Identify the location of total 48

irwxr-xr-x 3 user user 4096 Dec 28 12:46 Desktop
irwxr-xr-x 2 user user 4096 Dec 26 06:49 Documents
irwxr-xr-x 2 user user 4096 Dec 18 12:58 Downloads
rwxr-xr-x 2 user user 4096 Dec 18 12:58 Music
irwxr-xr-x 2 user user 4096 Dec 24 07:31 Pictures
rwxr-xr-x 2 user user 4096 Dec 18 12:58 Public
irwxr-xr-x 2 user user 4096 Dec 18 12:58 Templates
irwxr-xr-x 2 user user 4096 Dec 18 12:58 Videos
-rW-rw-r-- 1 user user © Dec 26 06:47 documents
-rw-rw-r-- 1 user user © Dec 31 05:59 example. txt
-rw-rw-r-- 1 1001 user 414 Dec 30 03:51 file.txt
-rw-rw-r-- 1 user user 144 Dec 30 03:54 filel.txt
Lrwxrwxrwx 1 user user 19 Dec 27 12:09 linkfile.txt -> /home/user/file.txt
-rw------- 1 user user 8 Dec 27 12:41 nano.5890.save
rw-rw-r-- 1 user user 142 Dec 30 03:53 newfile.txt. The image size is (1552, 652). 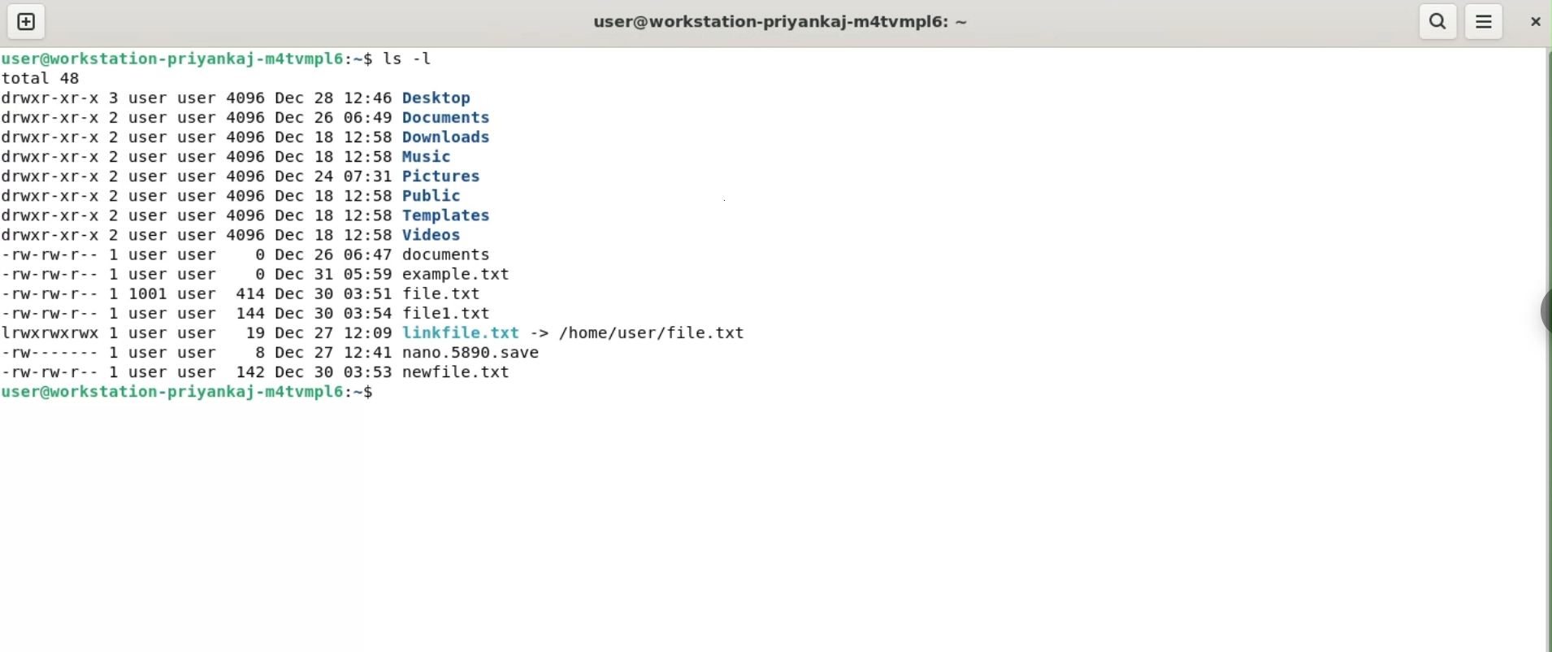
(382, 225).